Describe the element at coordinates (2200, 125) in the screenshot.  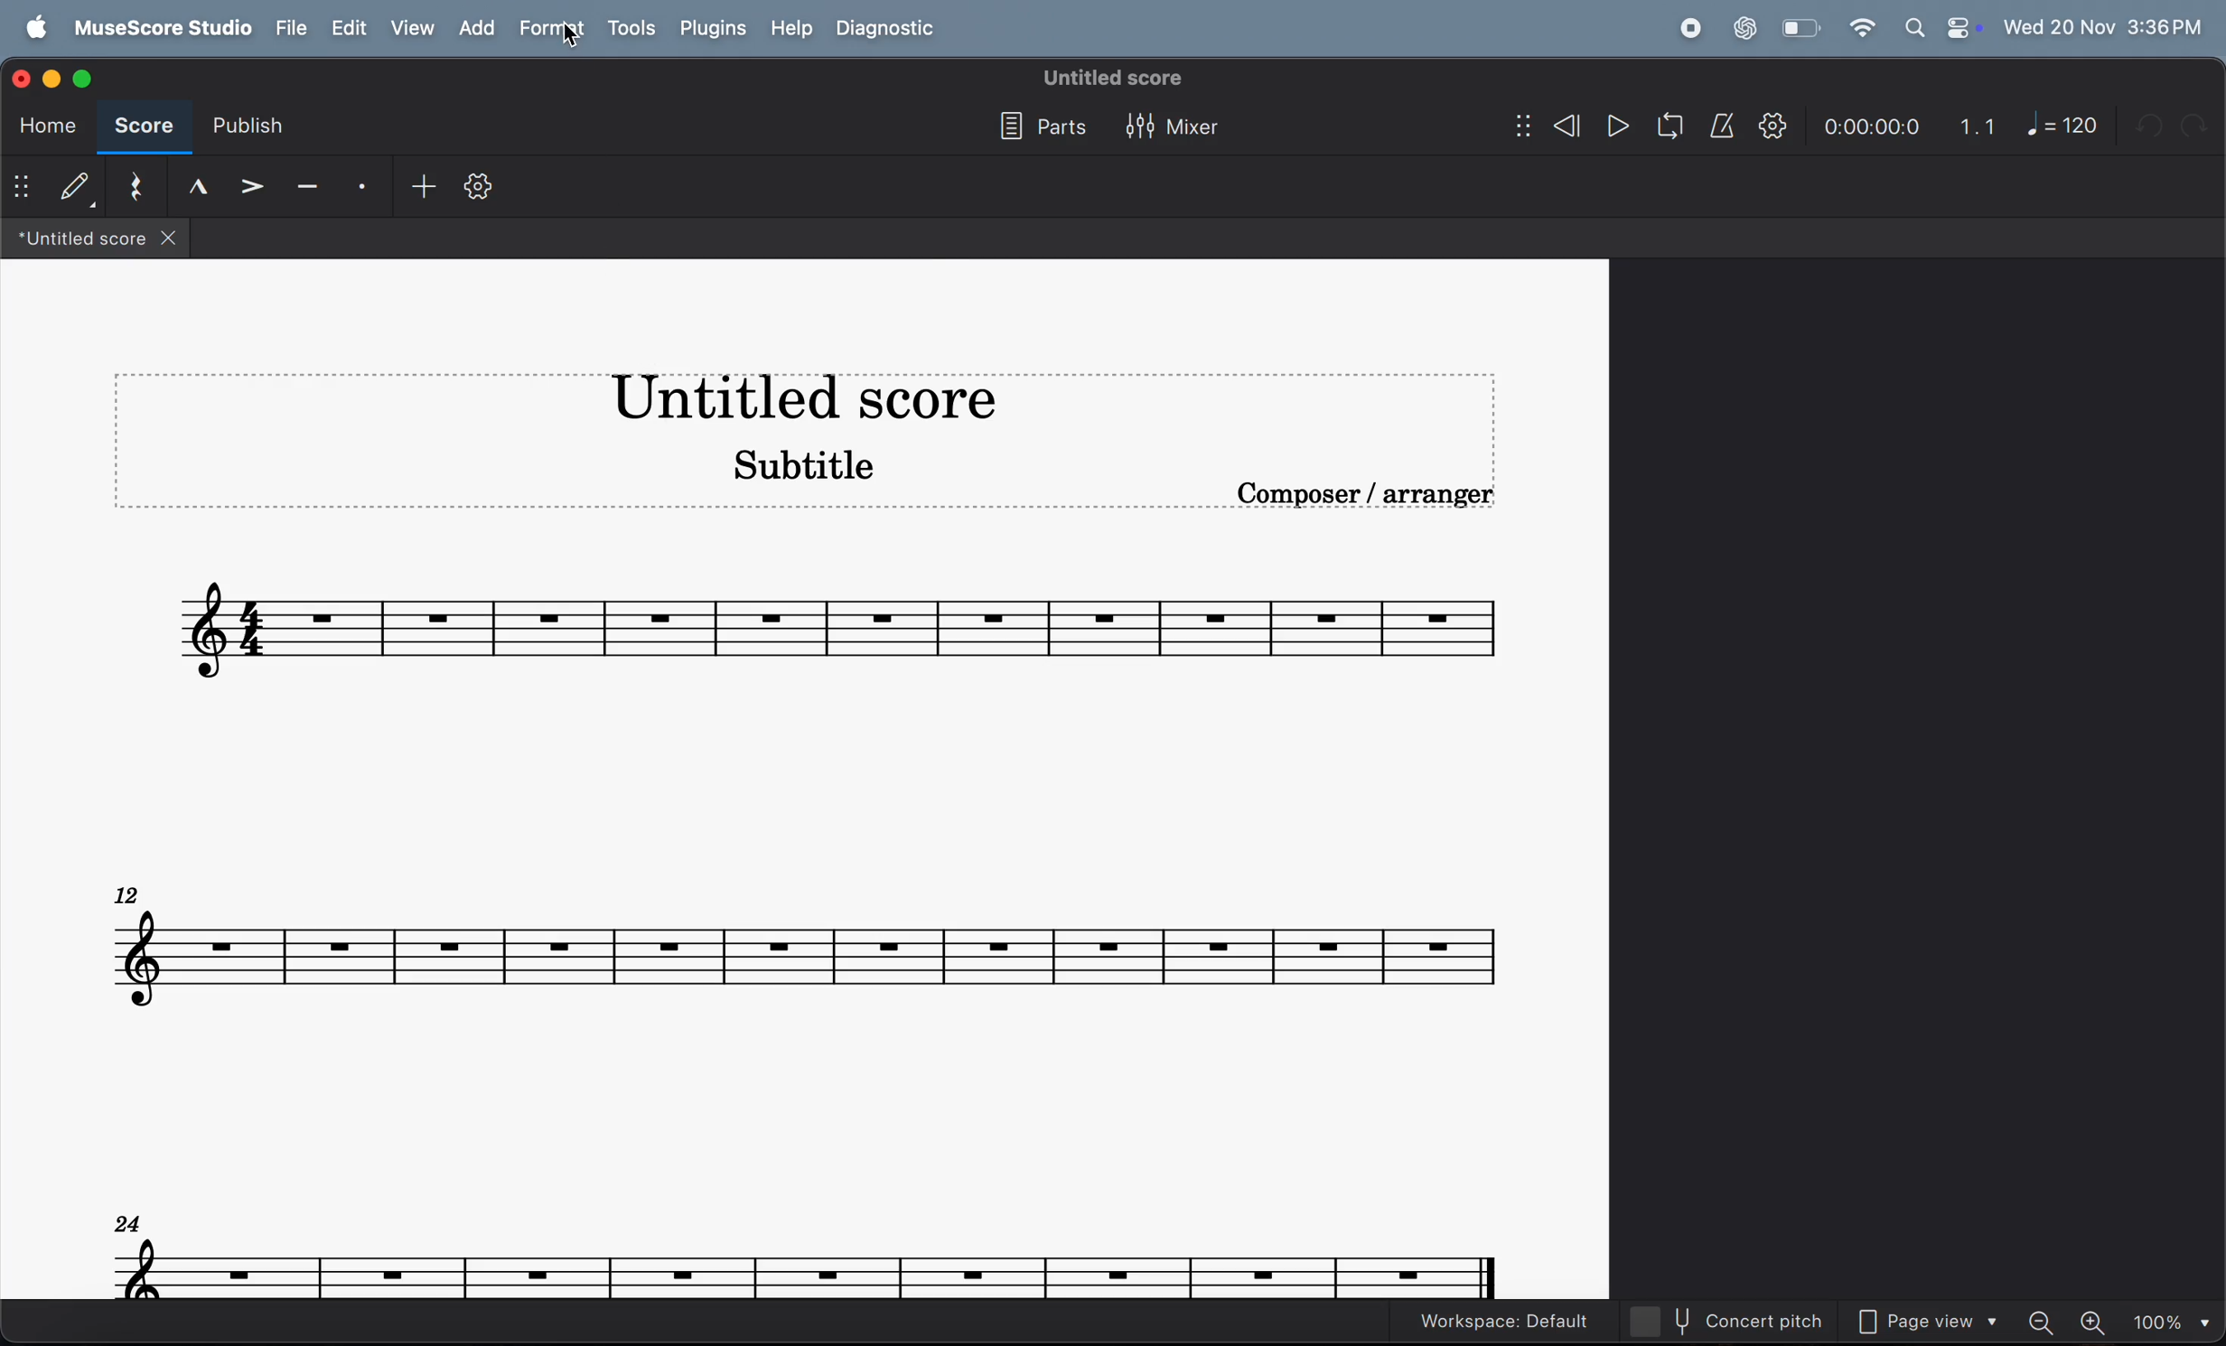
I see `Redo` at that location.